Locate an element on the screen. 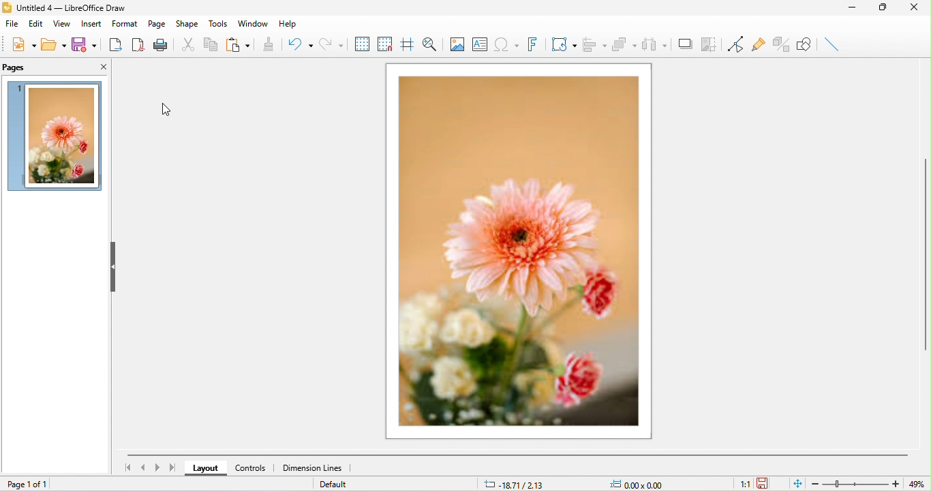 The width and height of the screenshot is (931, 492). open is located at coordinates (56, 48).